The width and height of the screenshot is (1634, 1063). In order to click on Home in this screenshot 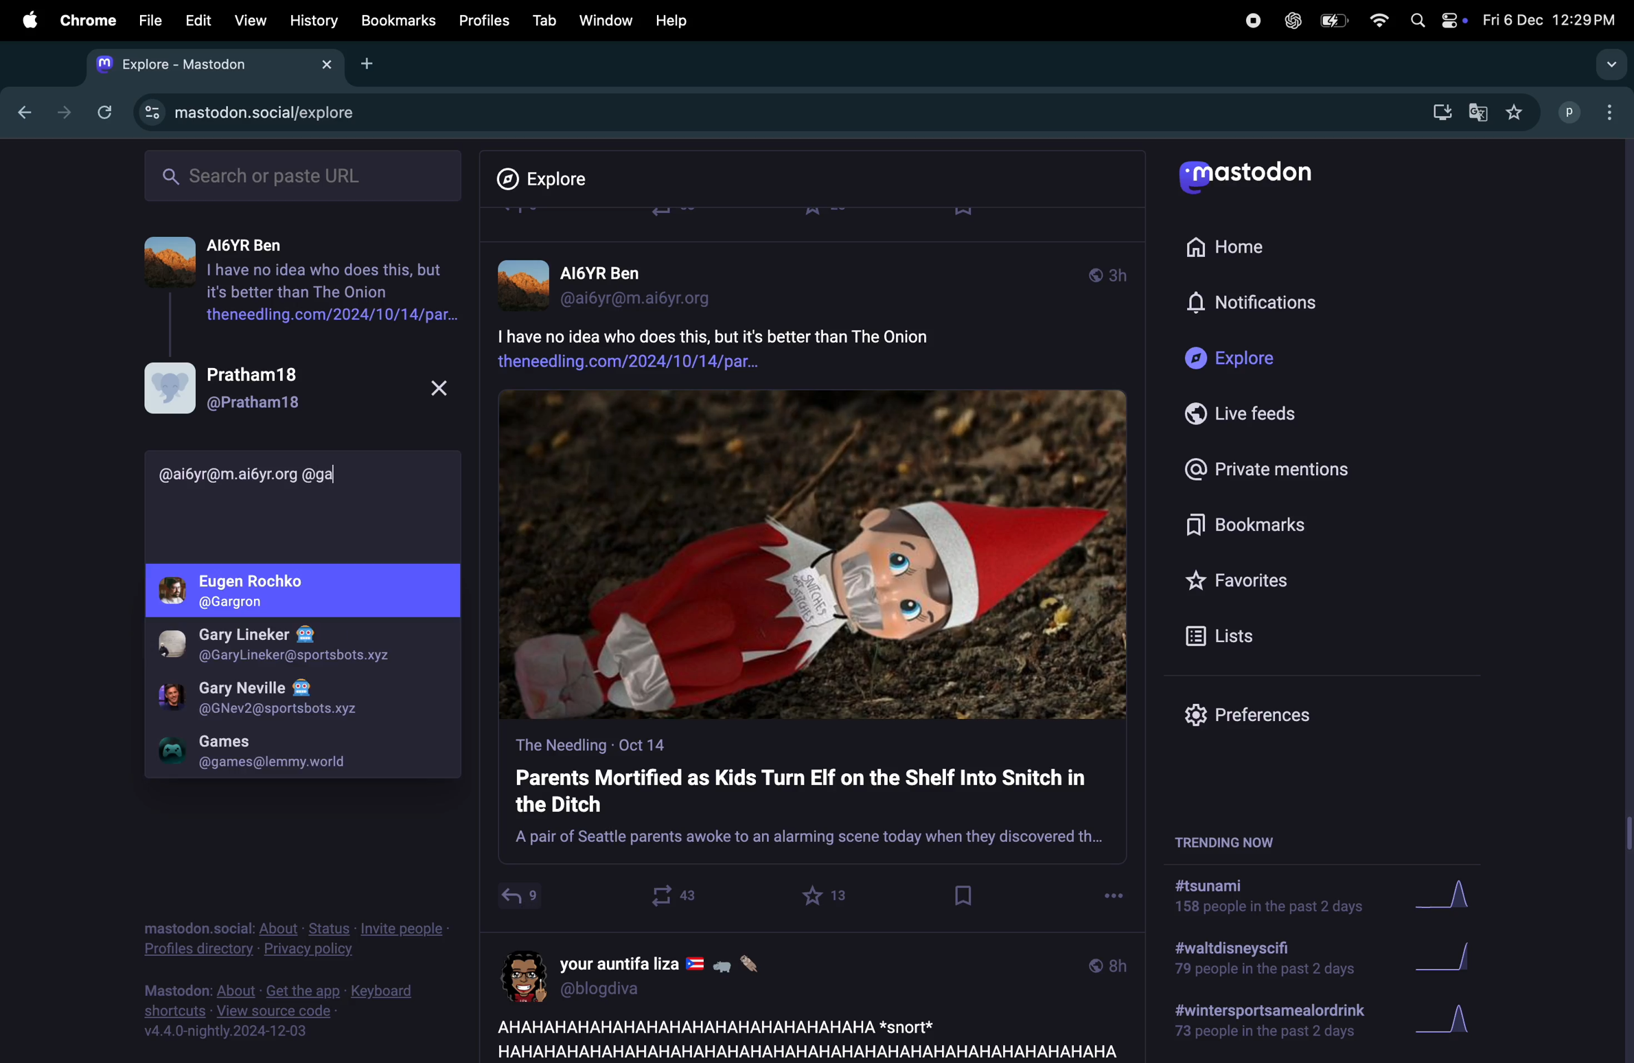, I will do `click(1234, 244)`.